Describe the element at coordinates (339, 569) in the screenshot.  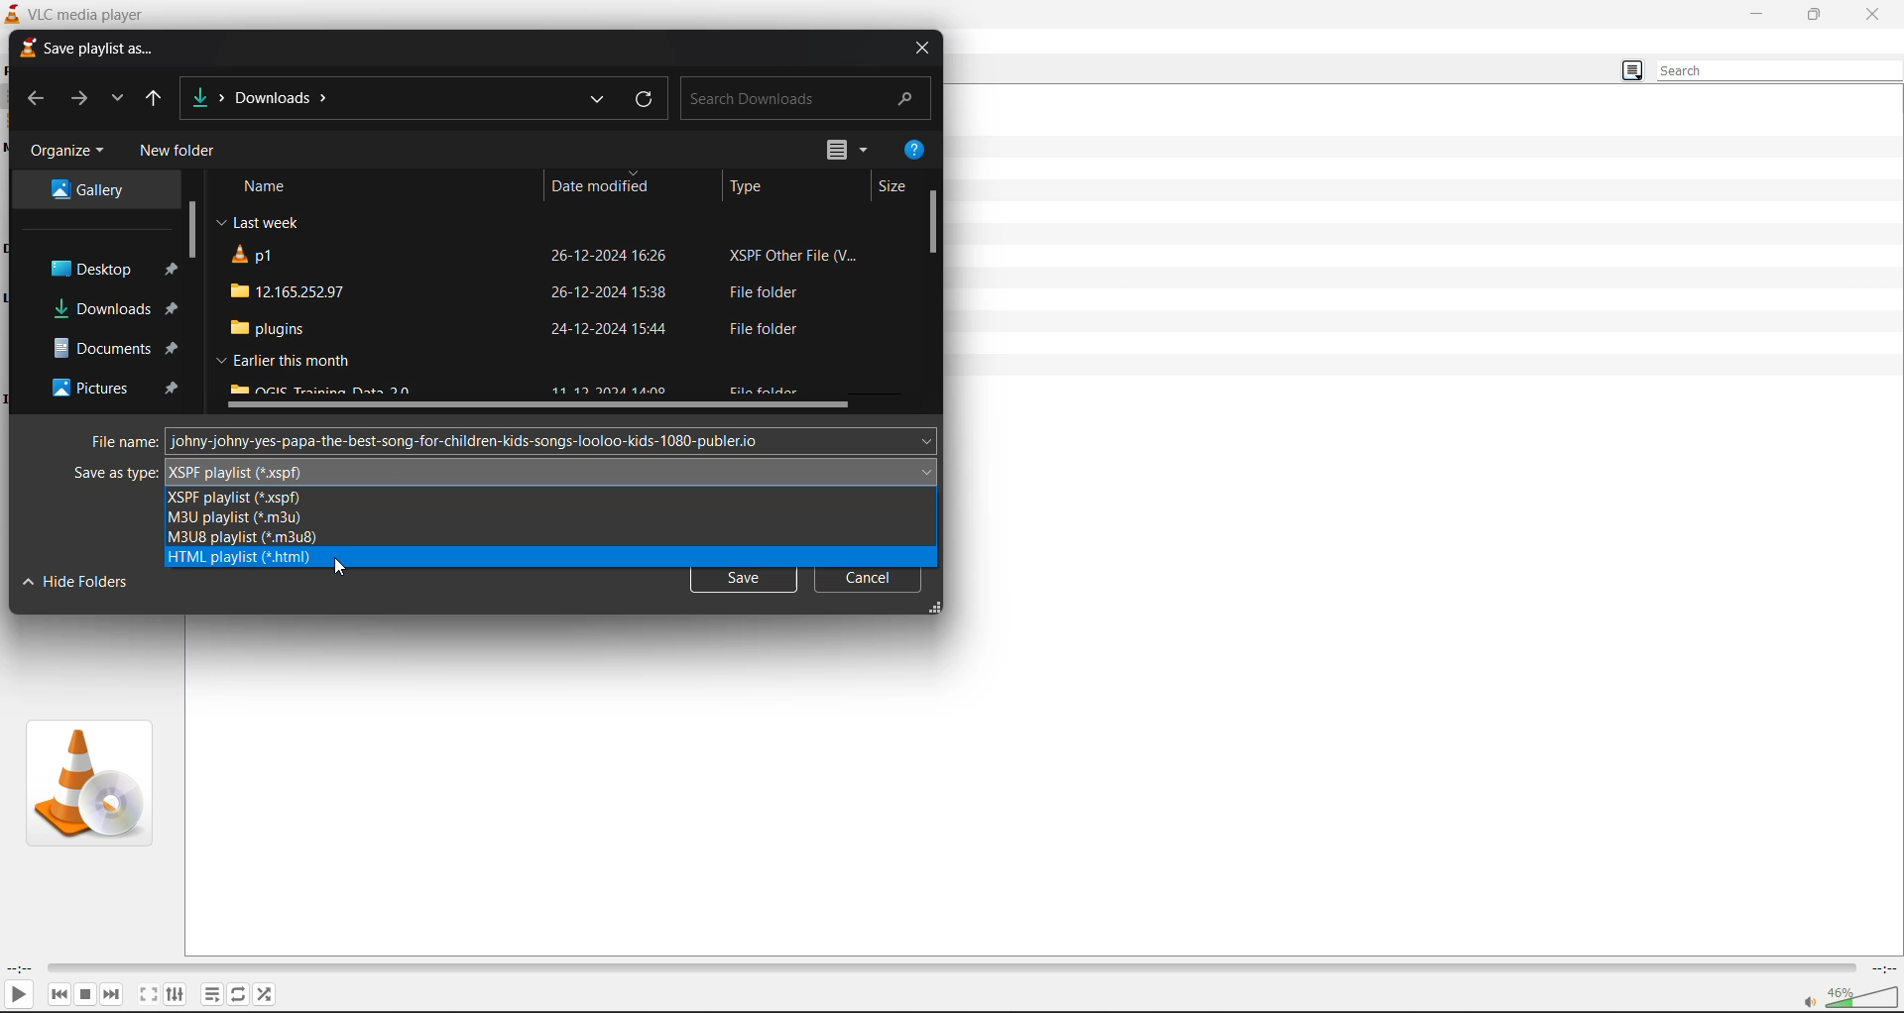
I see `cursor` at that location.